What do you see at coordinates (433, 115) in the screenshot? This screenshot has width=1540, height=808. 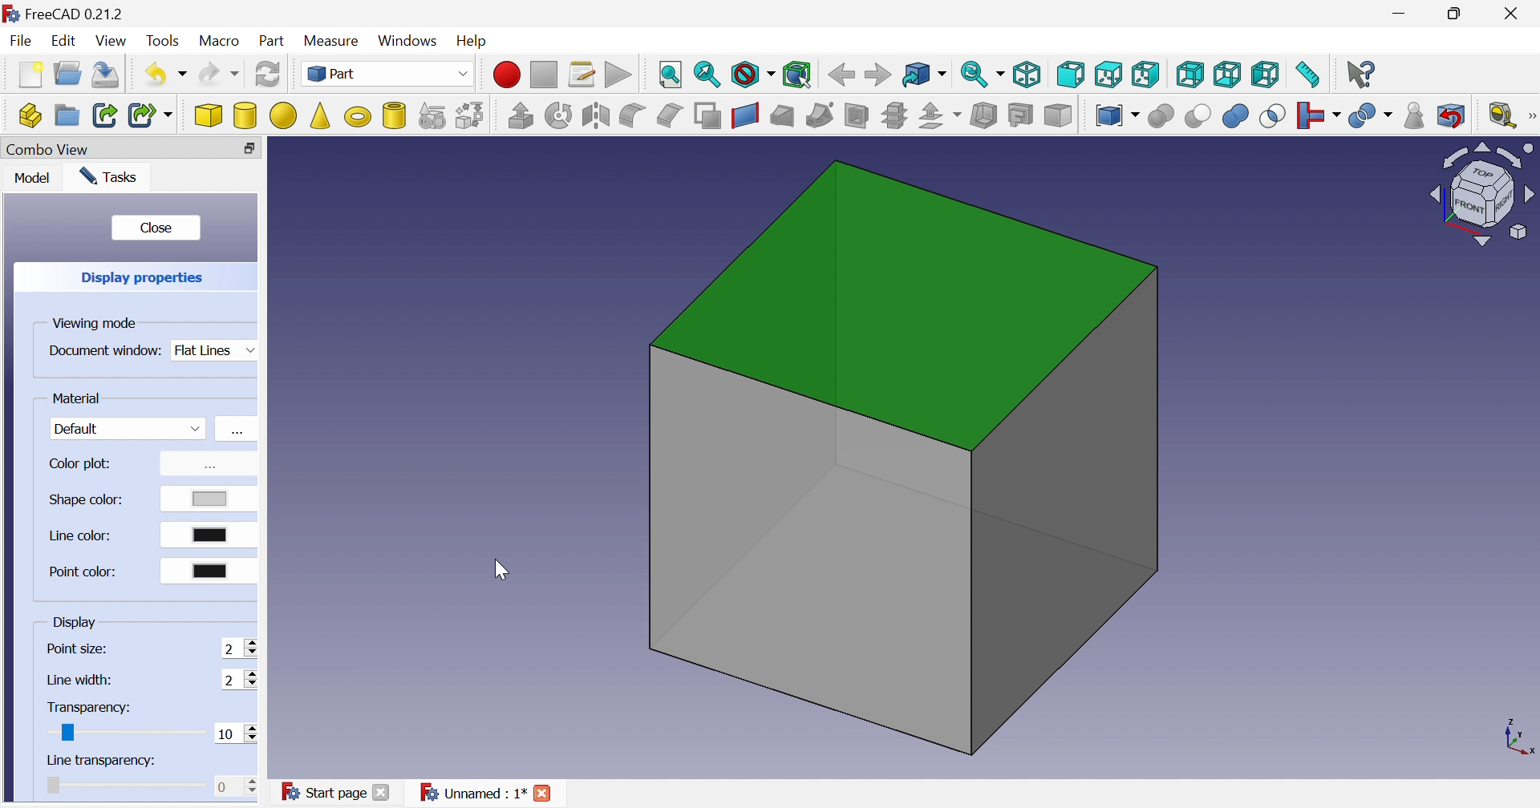 I see `Create primitives` at bounding box center [433, 115].